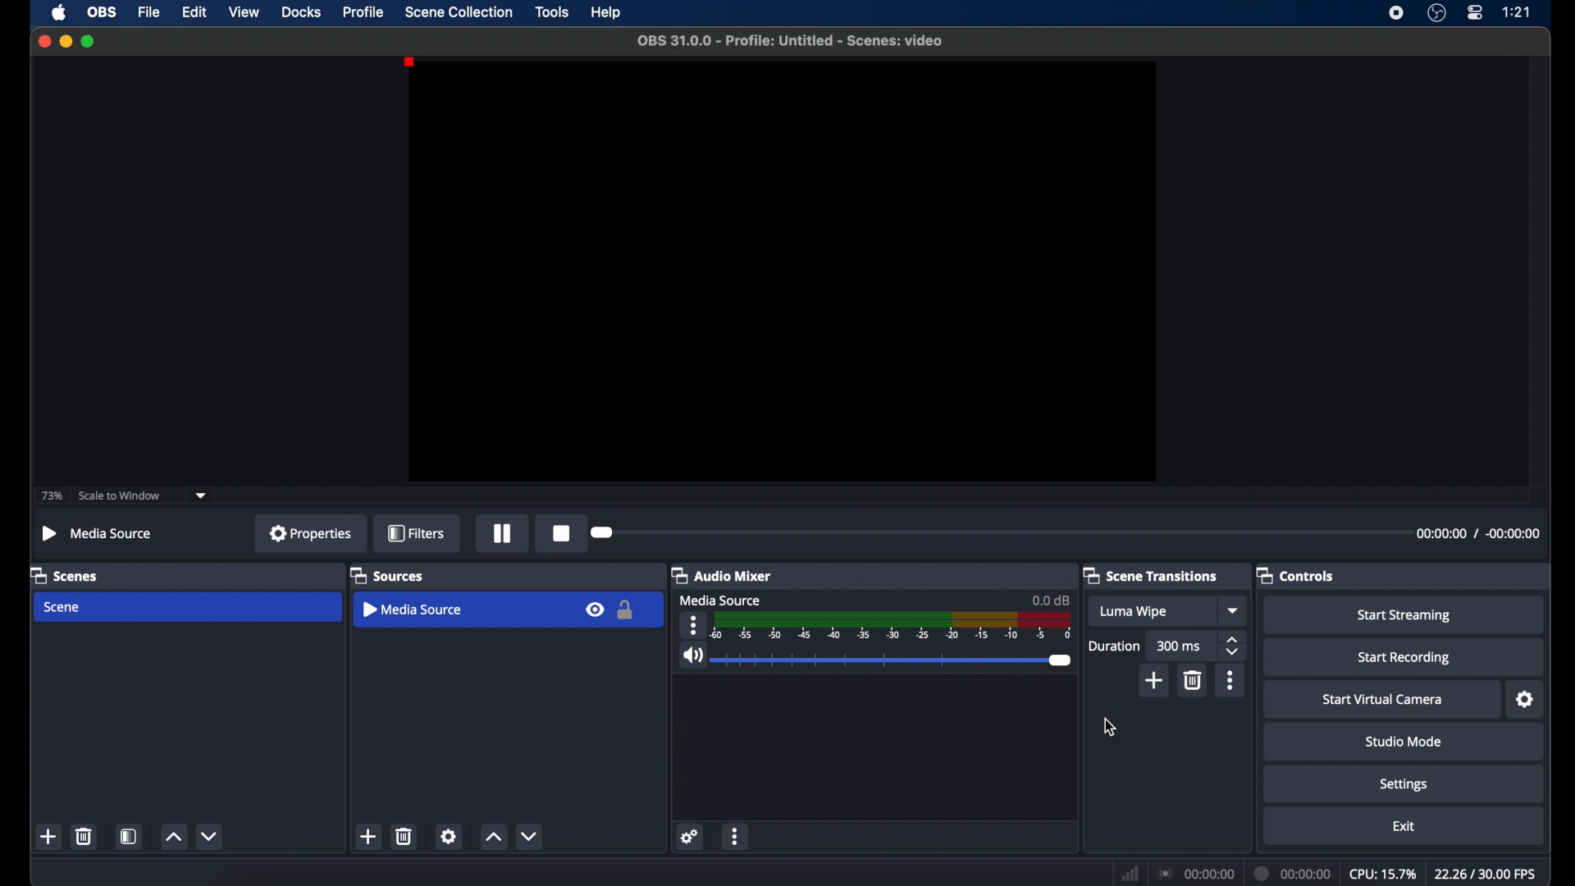 The image size is (1575, 886). What do you see at coordinates (1481, 533) in the screenshot?
I see `timestamp` at bounding box center [1481, 533].